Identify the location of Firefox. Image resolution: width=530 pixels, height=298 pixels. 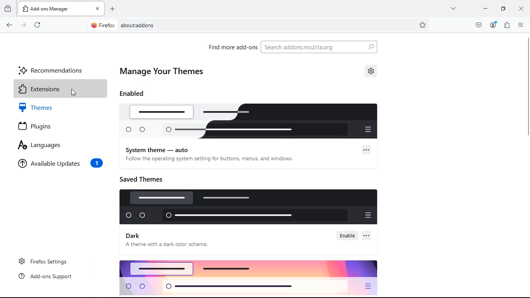
(103, 25).